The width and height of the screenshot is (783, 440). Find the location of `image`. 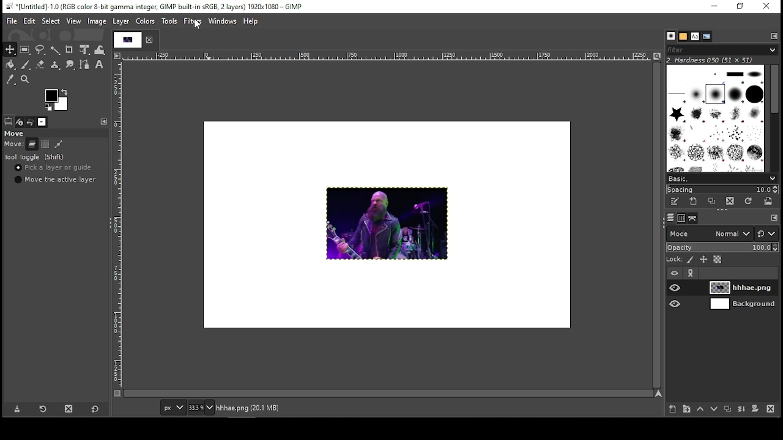

image is located at coordinates (387, 224).